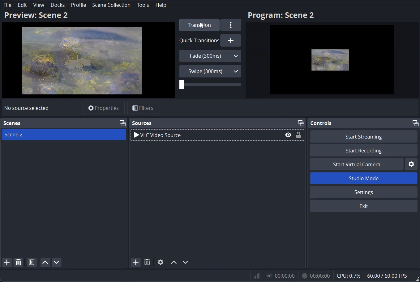 The width and height of the screenshot is (420, 282). Describe the element at coordinates (143, 5) in the screenshot. I see `Tools` at that location.